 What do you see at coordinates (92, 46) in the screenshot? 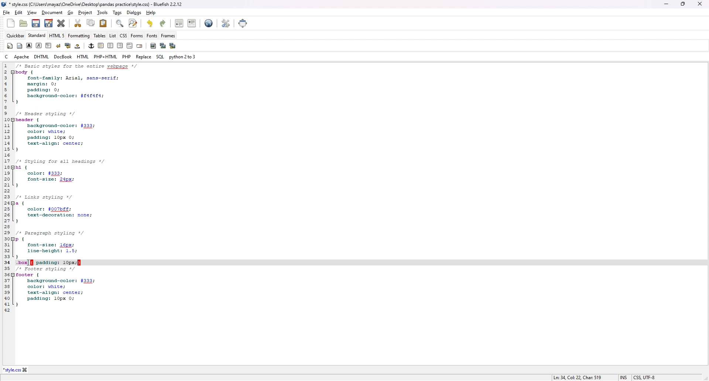
I see `anchor` at bounding box center [92, 46].